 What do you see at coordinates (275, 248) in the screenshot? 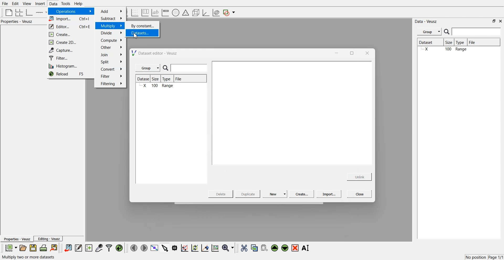
I see `move the selected widgets up` at bounding box center [275, 248].